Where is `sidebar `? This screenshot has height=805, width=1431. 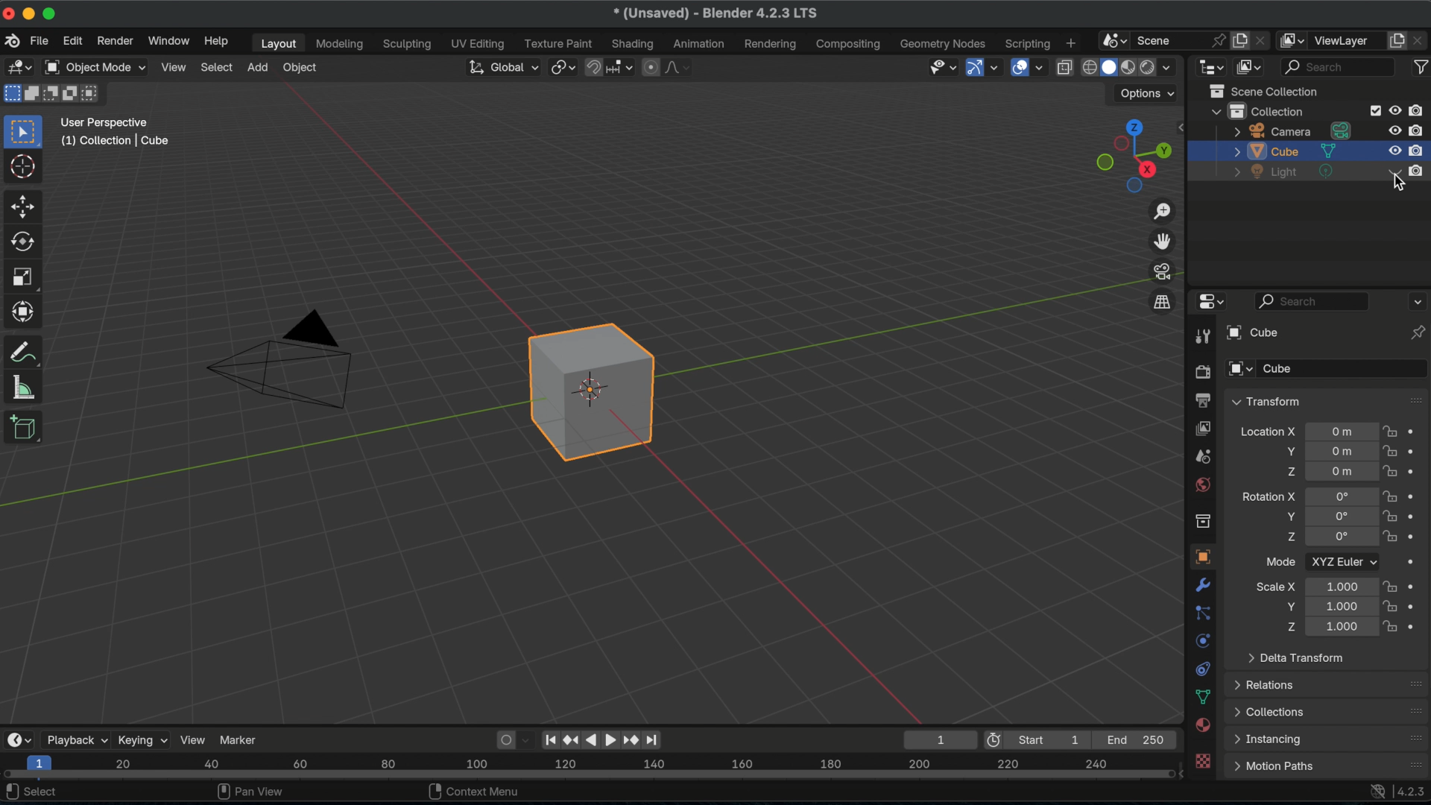
sidebar  is located at coordinates (1184, 125).